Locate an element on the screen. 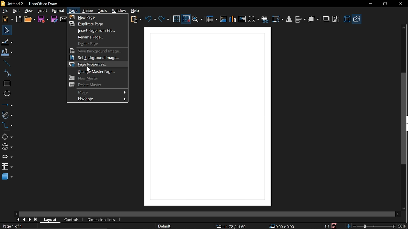 This screenshot has width=408, height=229. Attach is located at coordinates (64, 19).